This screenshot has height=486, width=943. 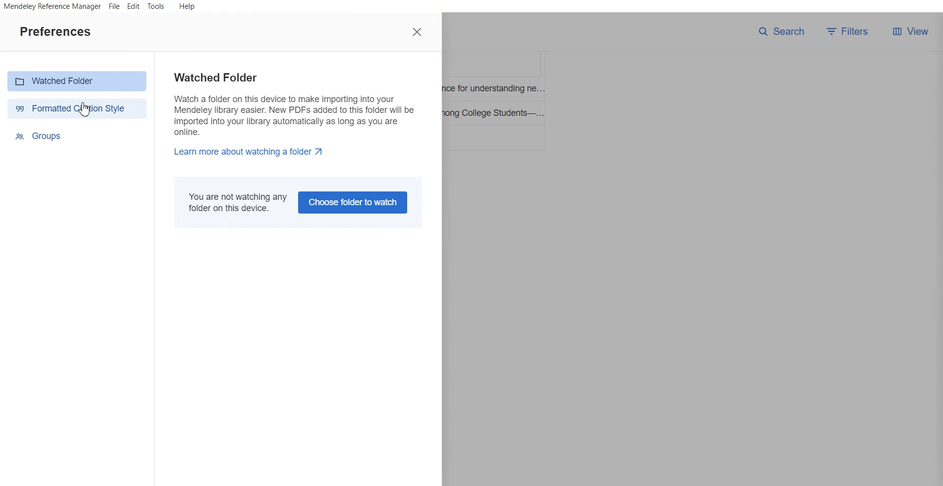 I want to click on Choose folder to watch, so click(x=355, y=202).